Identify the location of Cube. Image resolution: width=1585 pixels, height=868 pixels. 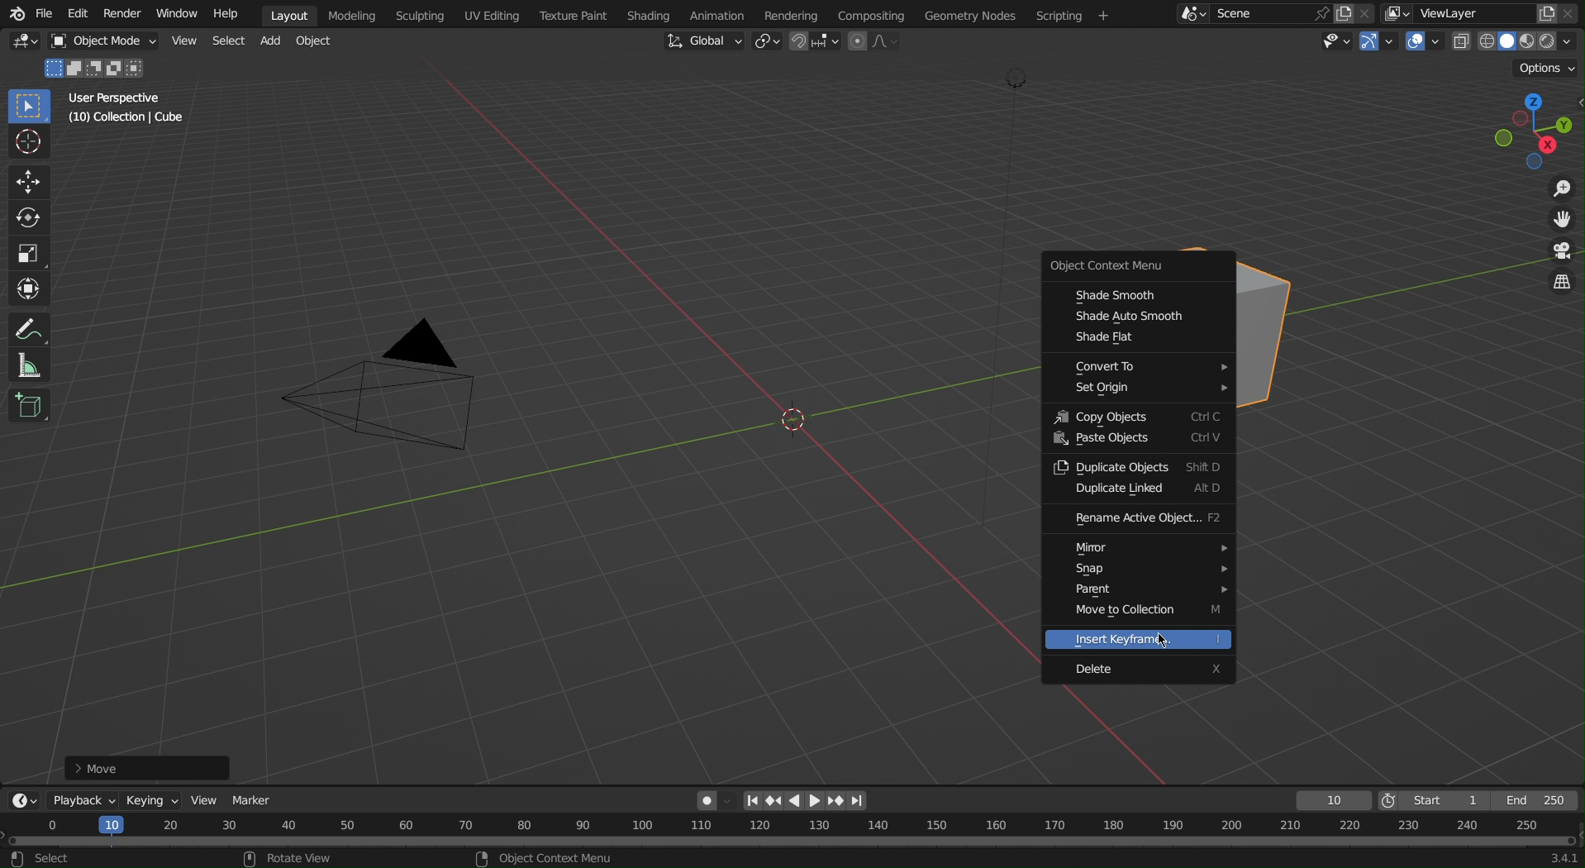
(1277, 322).